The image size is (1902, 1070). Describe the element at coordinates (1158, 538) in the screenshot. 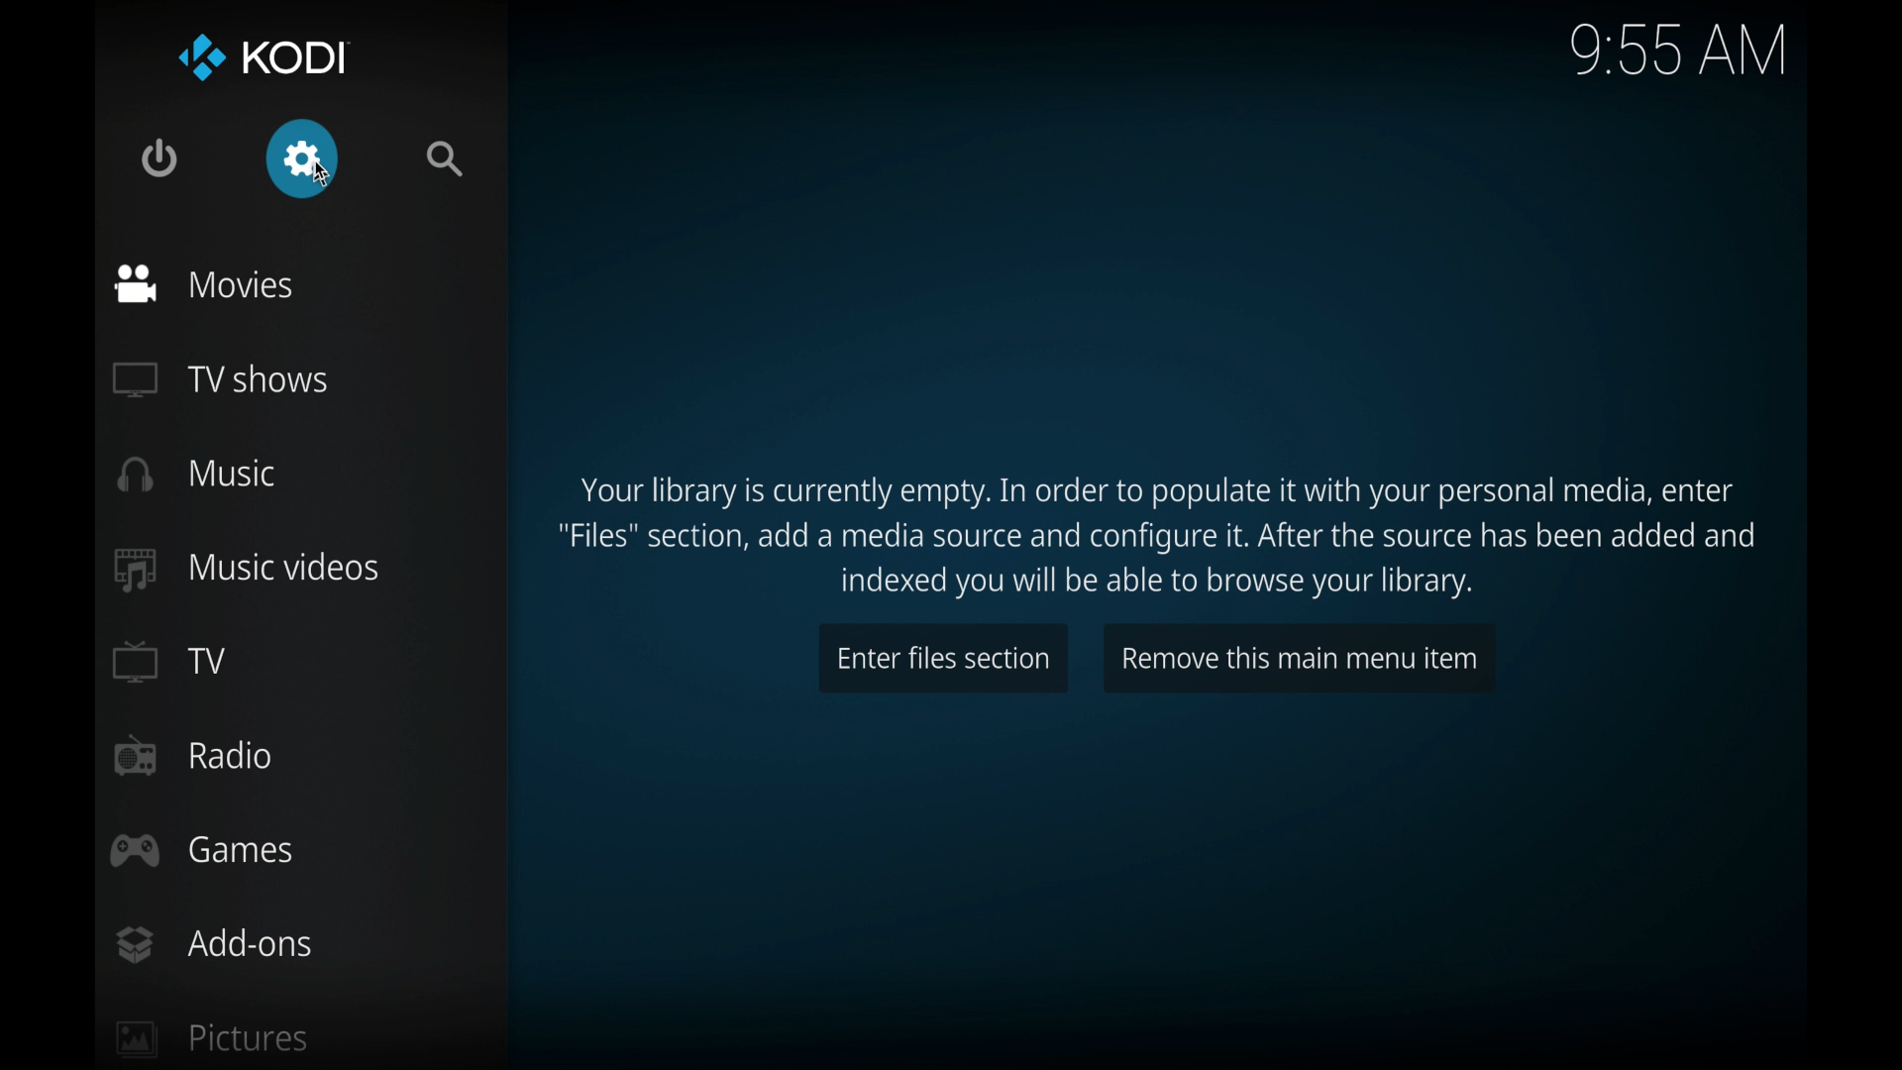

I see `info` at that location.